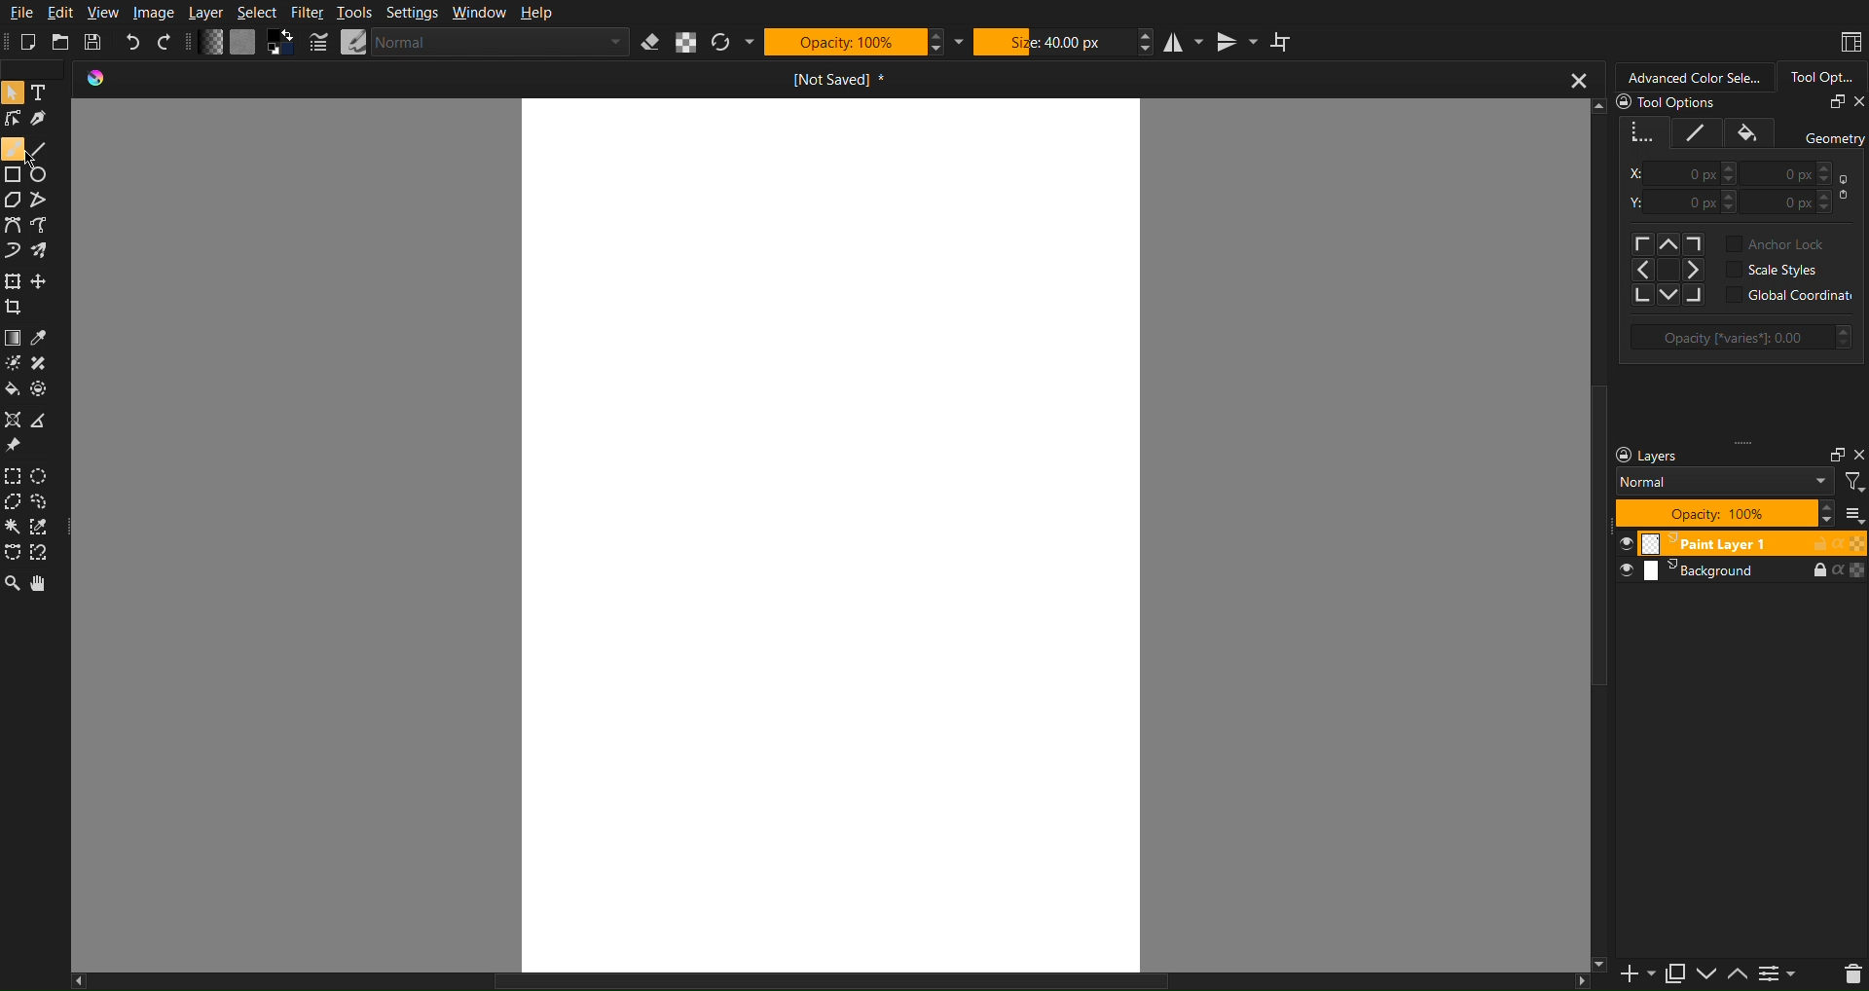  Describe the element at coordinates (258, 13) in the screenshot. I see `Select` at that location.